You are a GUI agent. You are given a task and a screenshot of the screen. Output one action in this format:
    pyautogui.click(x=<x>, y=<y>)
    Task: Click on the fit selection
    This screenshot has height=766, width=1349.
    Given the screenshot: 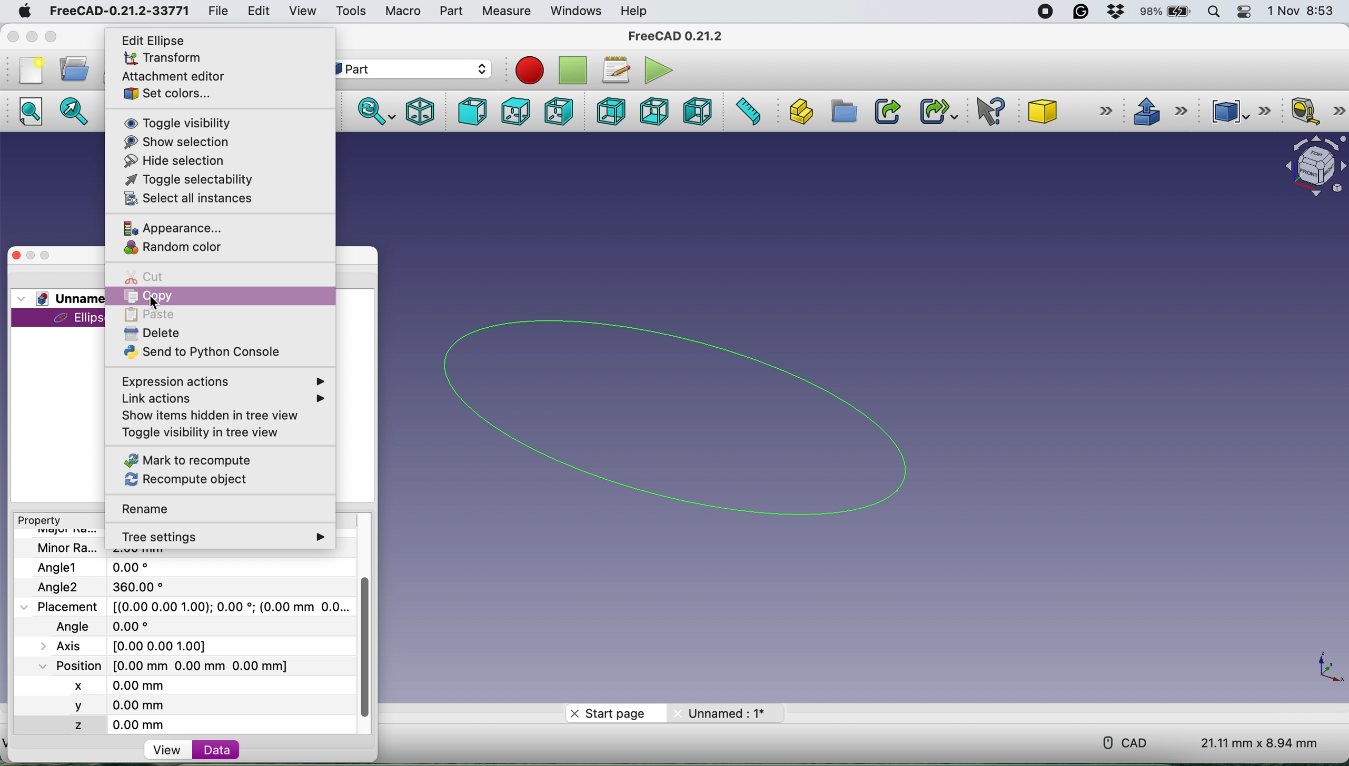 What is the action you would take?
    pyautogui.click(x=74, y=111)
    